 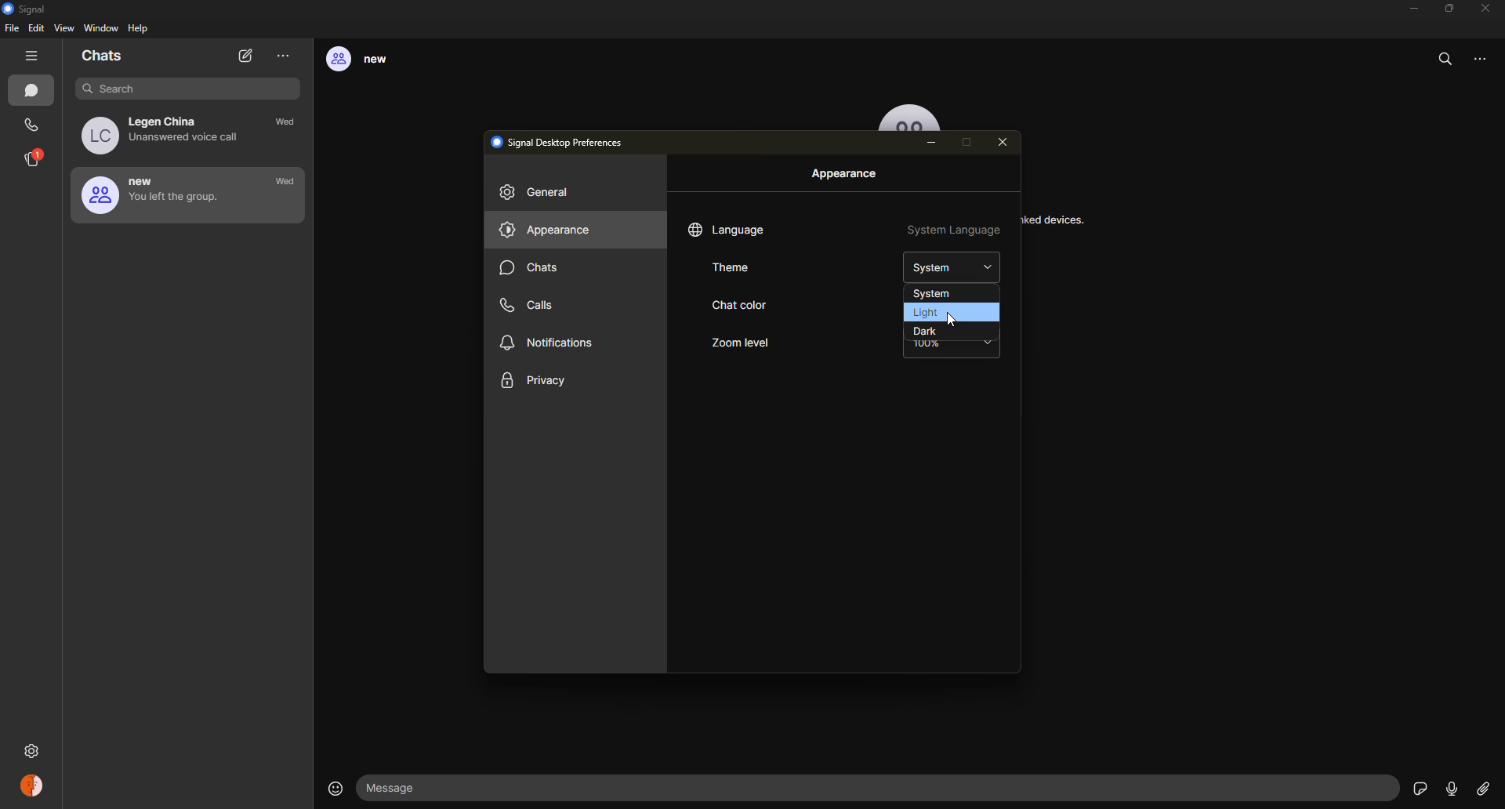 I want to click on max, so click(x=970, y=142).